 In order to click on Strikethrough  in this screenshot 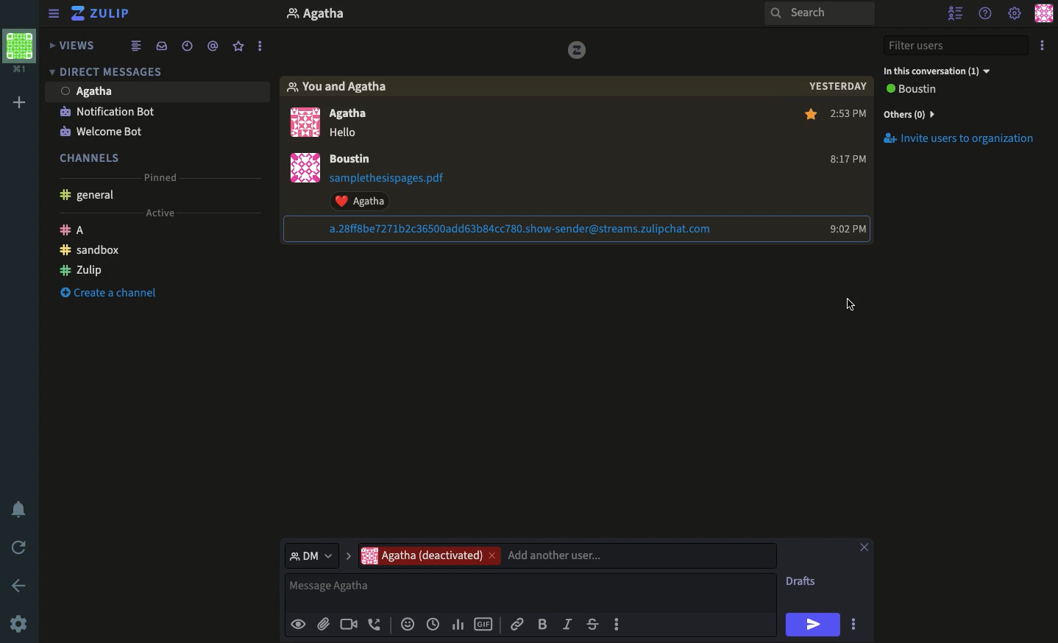, I will do `click(592, 624)`.